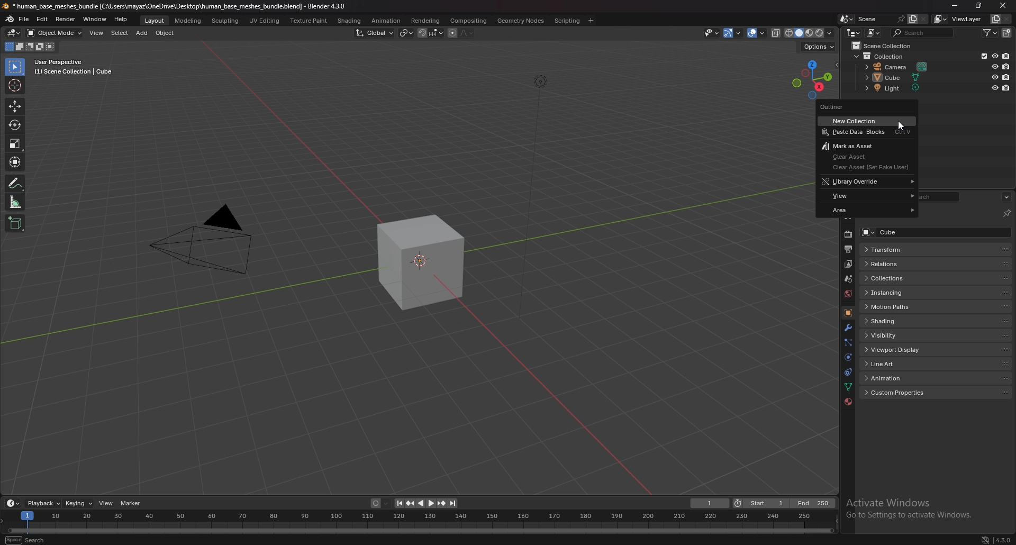 The width and height of the screenshot is (1016, 545). What do you see at coordinates (995, 77) in the screenshot?
I see `hide in viewport` at bounding box center [995, 77].